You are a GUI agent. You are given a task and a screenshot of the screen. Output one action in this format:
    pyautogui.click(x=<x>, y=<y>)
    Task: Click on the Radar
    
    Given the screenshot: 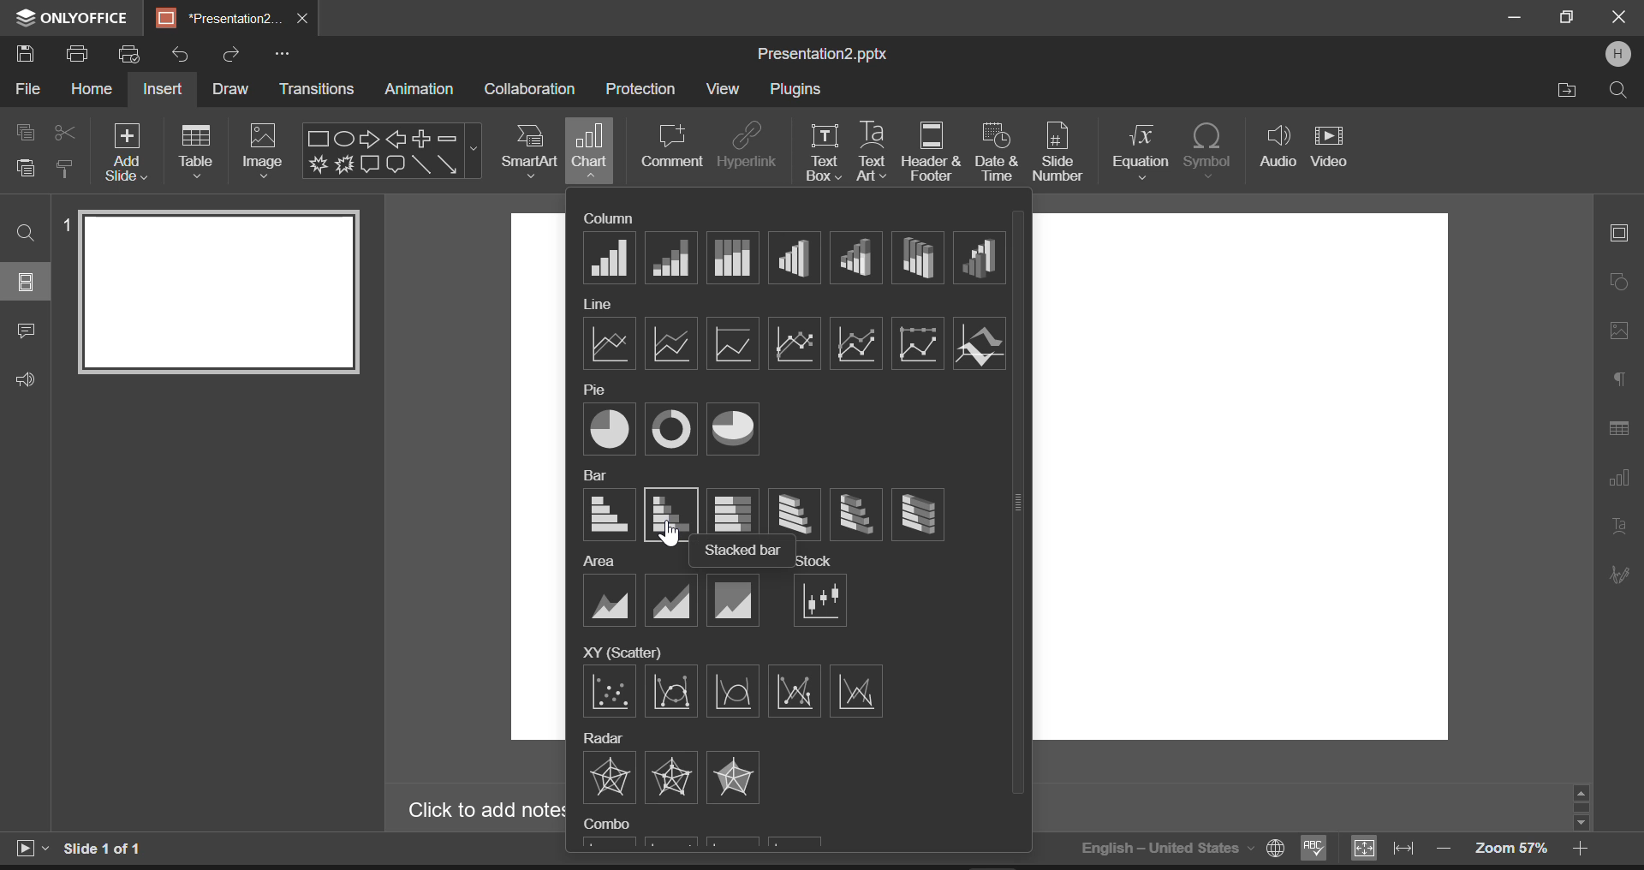 What is the action you would take?
    pyautogui.click(x=608, y=778)
    